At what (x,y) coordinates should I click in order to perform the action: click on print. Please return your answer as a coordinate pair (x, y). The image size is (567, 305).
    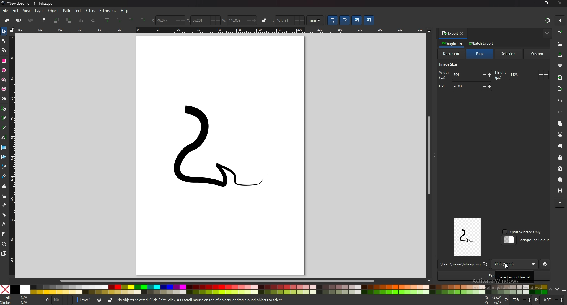
    Looking at the image, I should click on (560, 65).